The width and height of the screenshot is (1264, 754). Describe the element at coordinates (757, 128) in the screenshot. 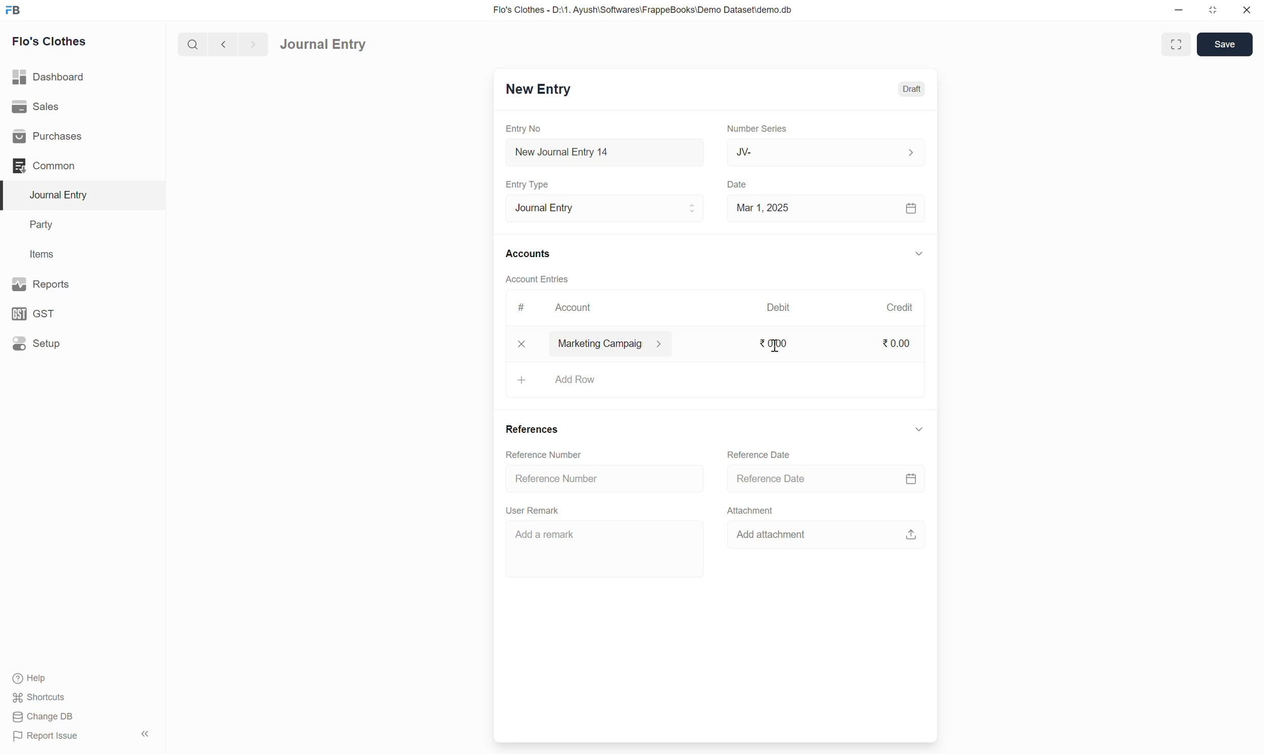

I see `Number Series` at that location.